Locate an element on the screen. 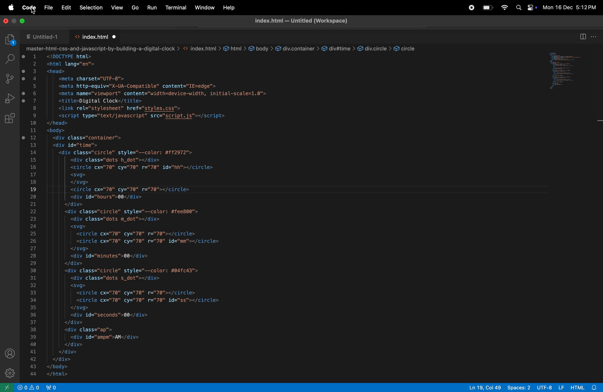 This screenshot has height=392, width=603. terminal is located at coordinates (176, 8).